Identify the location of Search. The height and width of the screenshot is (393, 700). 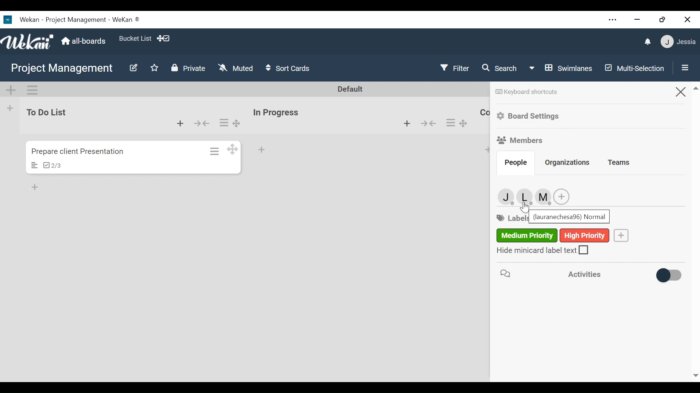
(500, 69).